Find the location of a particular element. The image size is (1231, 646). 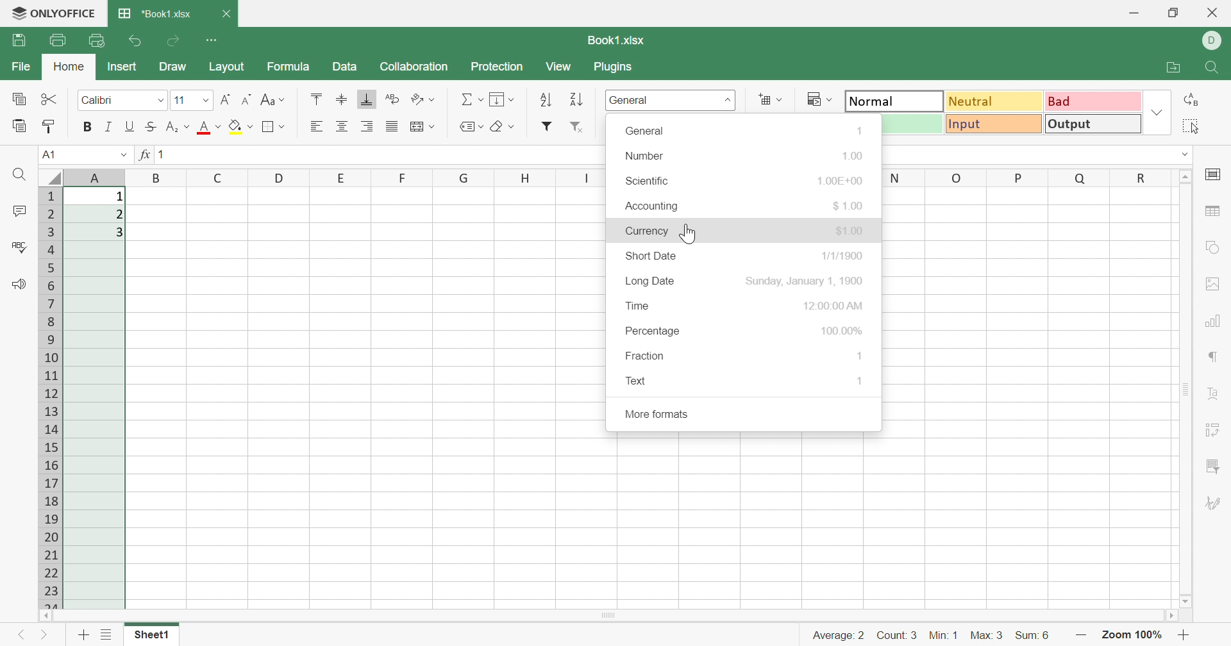

Fill color is located at coordinates (241, 125).